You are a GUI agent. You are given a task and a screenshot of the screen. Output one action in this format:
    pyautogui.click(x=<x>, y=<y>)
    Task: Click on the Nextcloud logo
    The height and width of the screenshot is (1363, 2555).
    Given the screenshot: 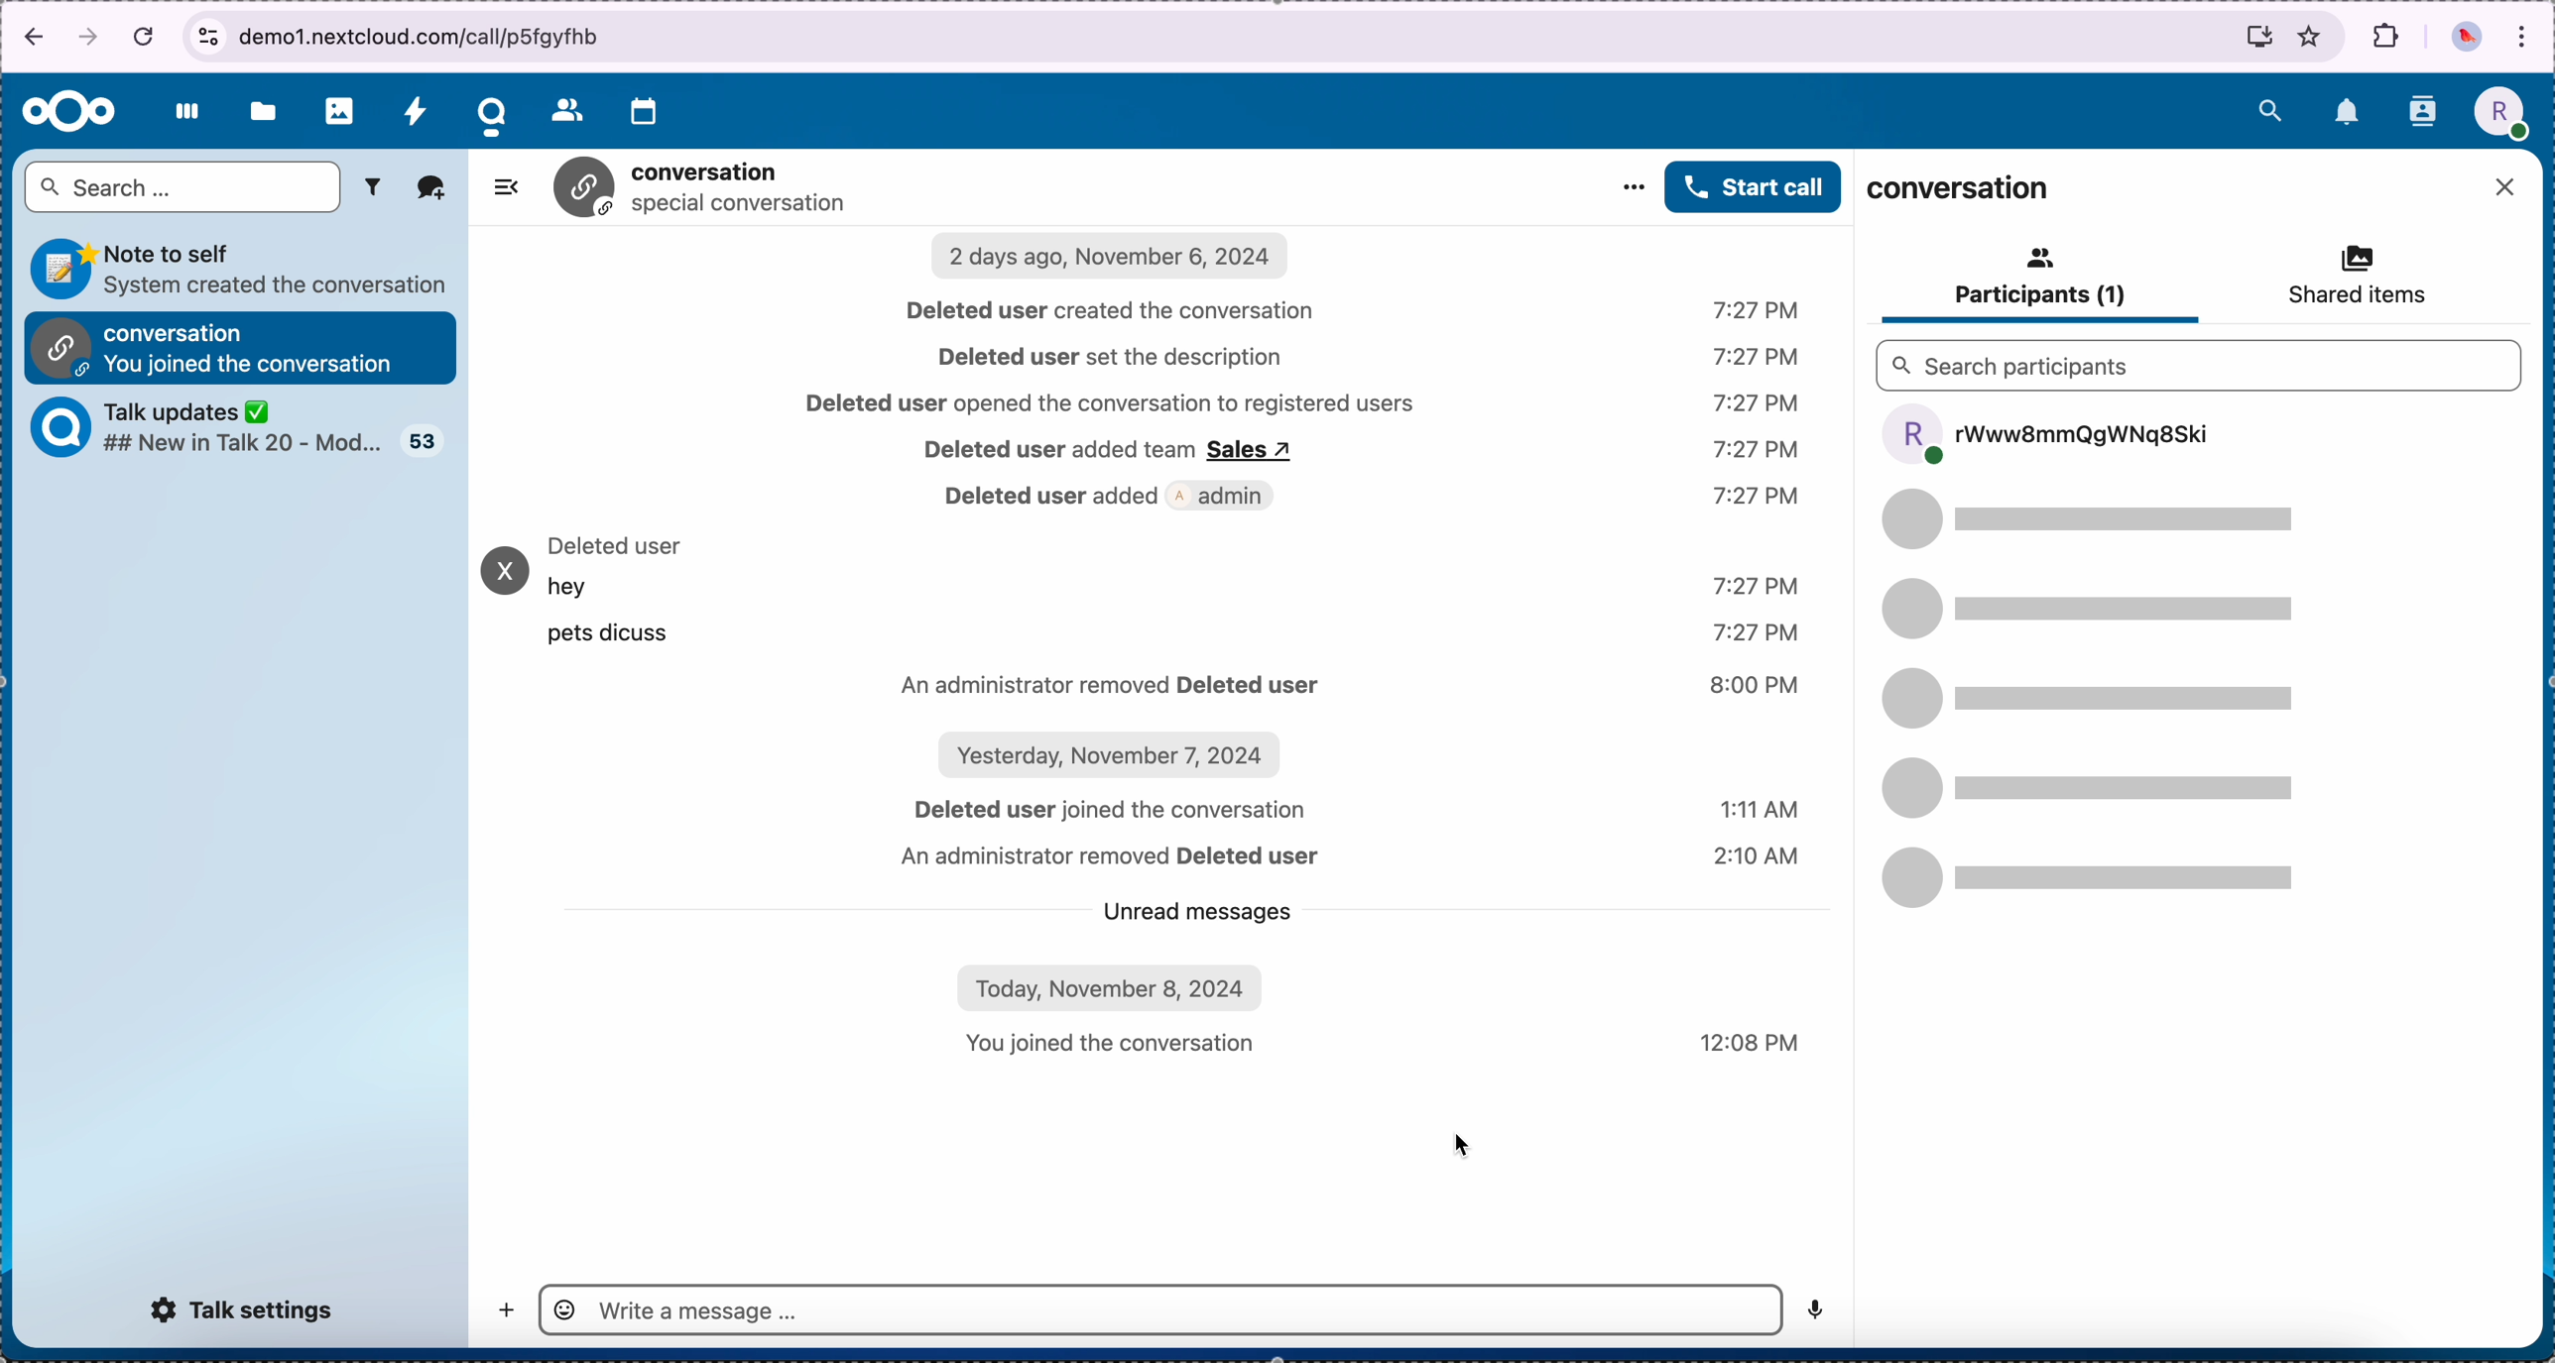 What is the action you would take?
    pyautogui.click(x=67, y=114)
    